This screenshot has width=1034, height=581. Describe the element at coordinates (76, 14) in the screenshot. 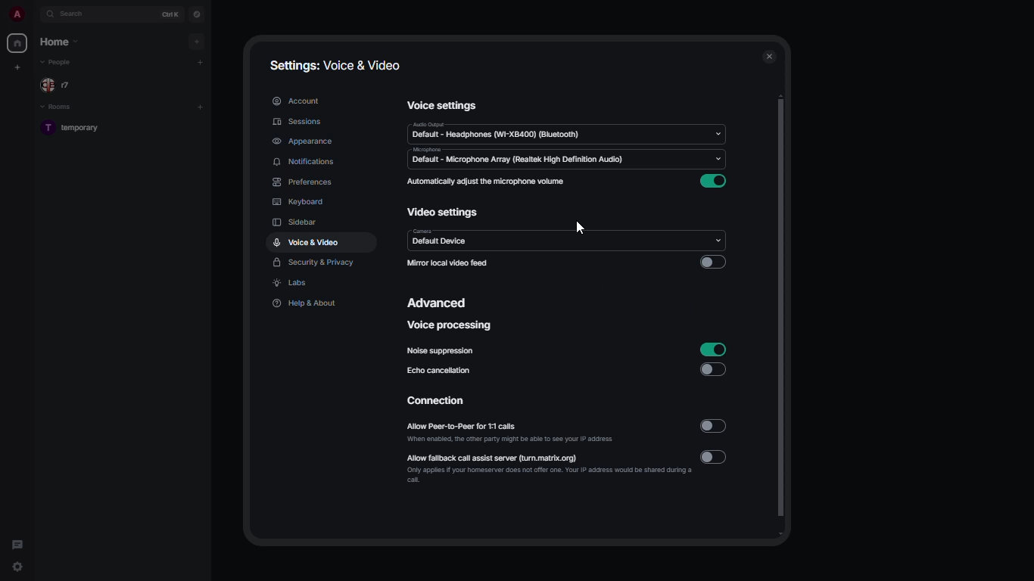

I see `search` at that location.